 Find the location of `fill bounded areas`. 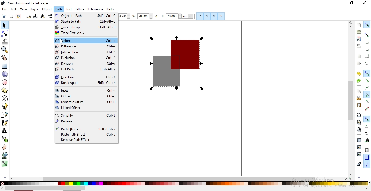

fill bounded areas is located at coordinates (5, 155).